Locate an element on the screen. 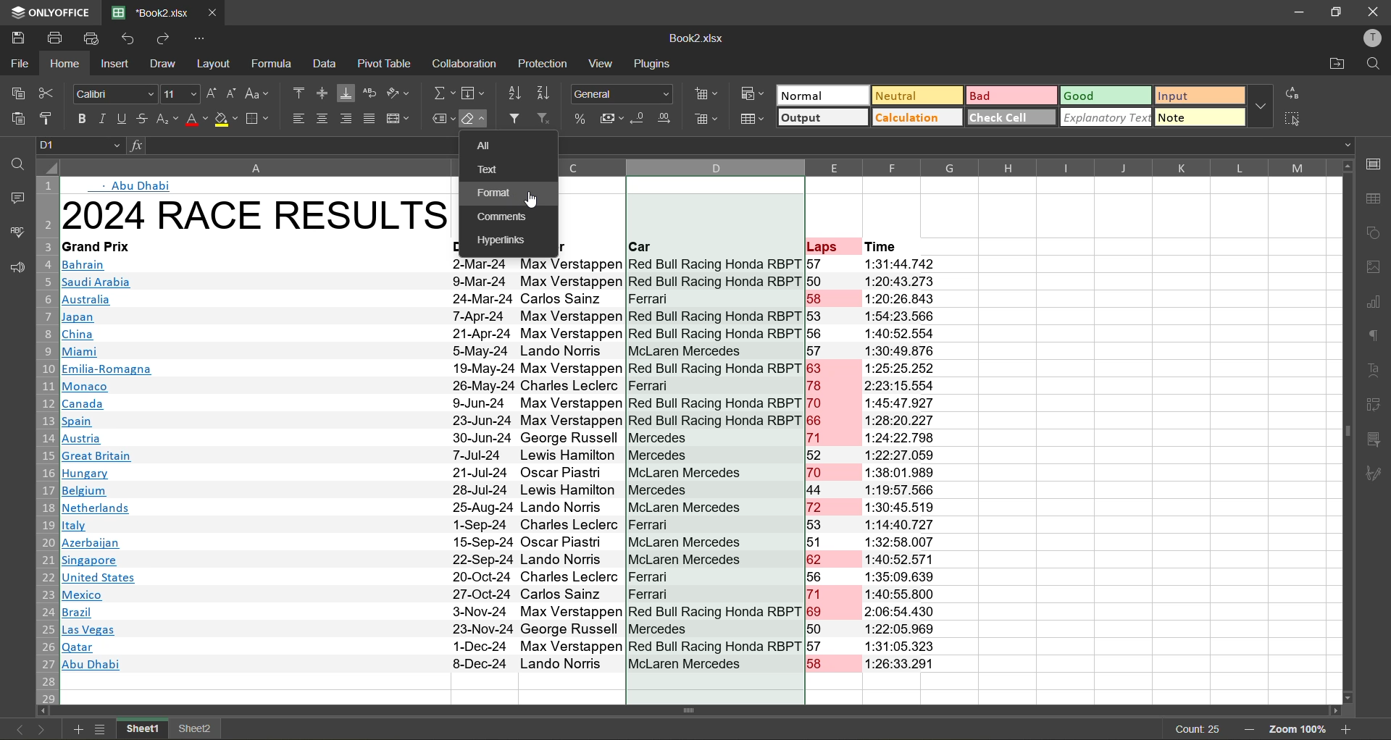 The height and width of the screenshot is (740, 1391). explanatory text is located at coordinates (1106, 117).